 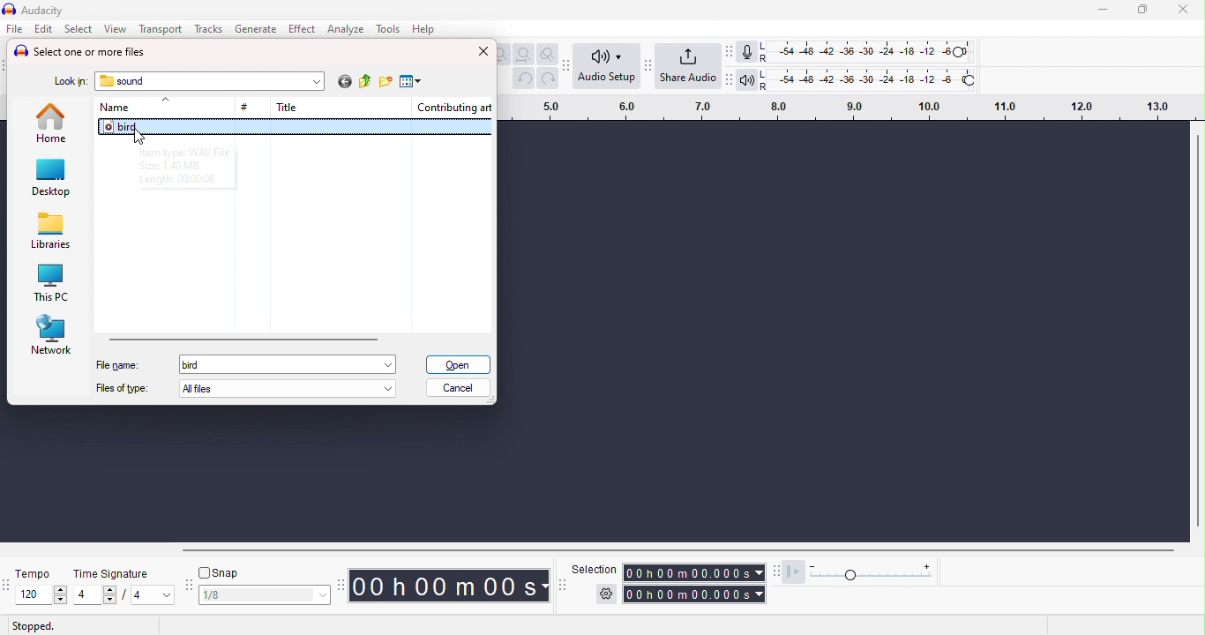 I want to click on redo, so click(x=549, y=78).